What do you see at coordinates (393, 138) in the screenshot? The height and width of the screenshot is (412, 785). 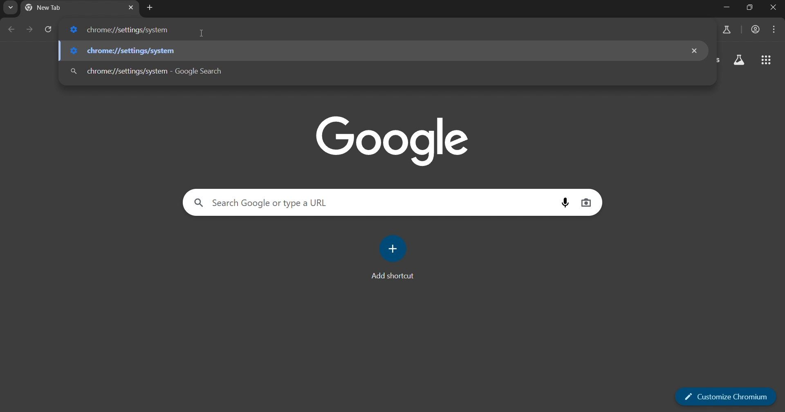 I see `google` at bounding box center [393, 138].